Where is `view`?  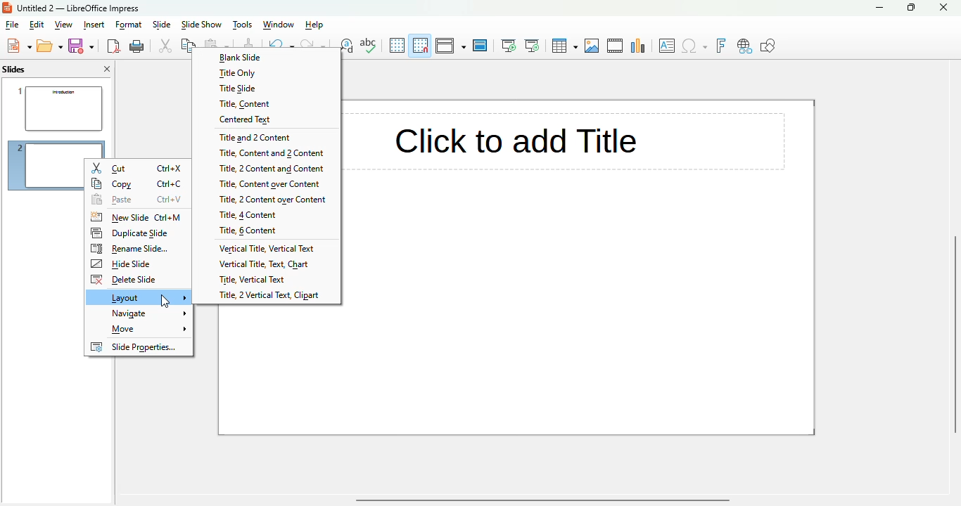
view is located at coordinates (63, 25).